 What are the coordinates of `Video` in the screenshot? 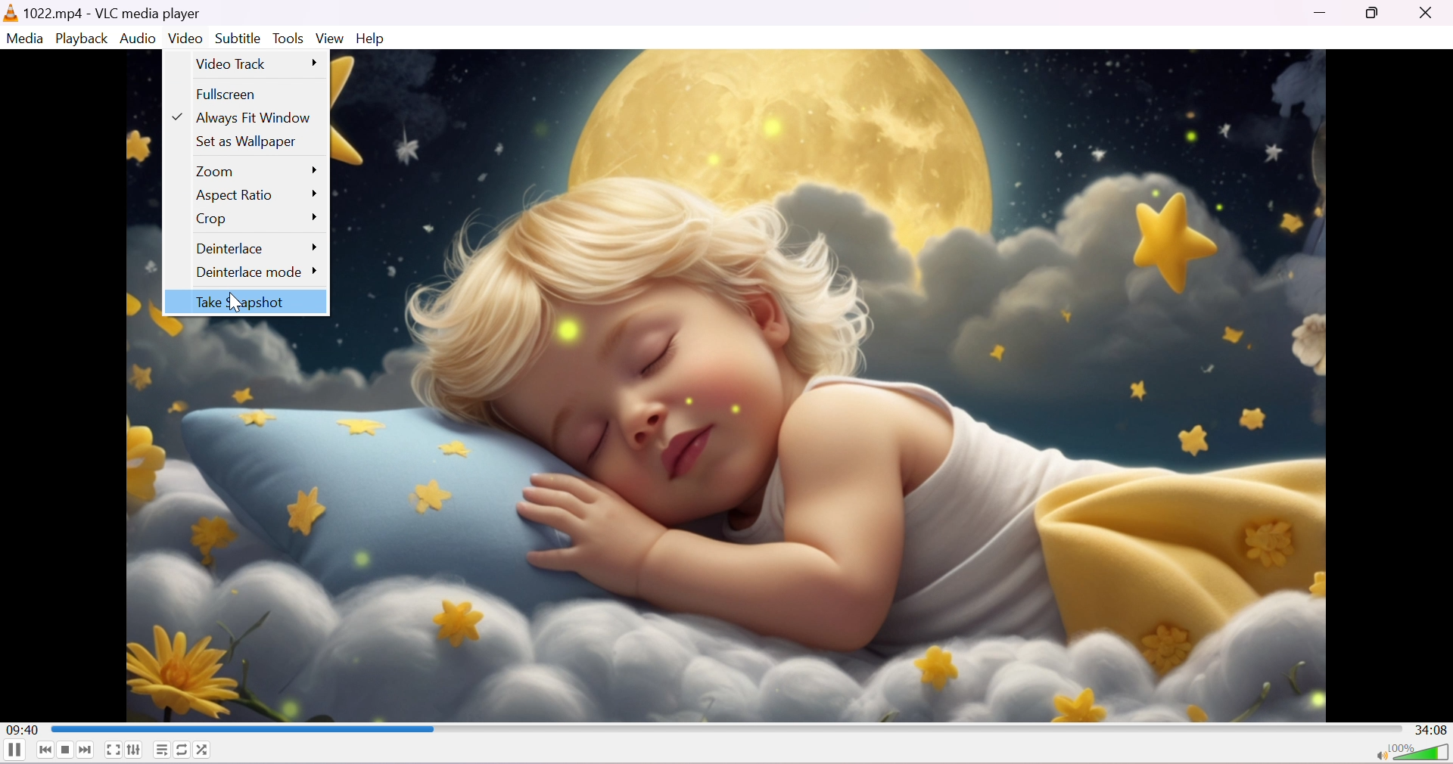 It's located at (185, 40).